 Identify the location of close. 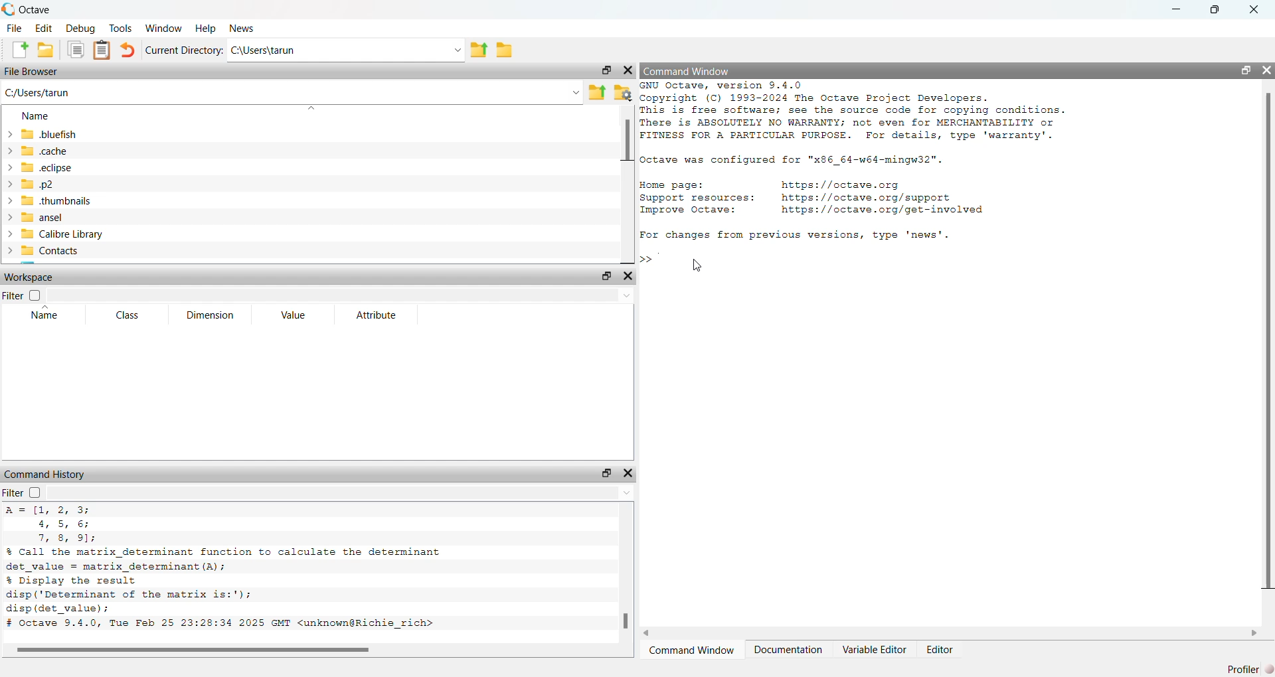
(1254, 11).